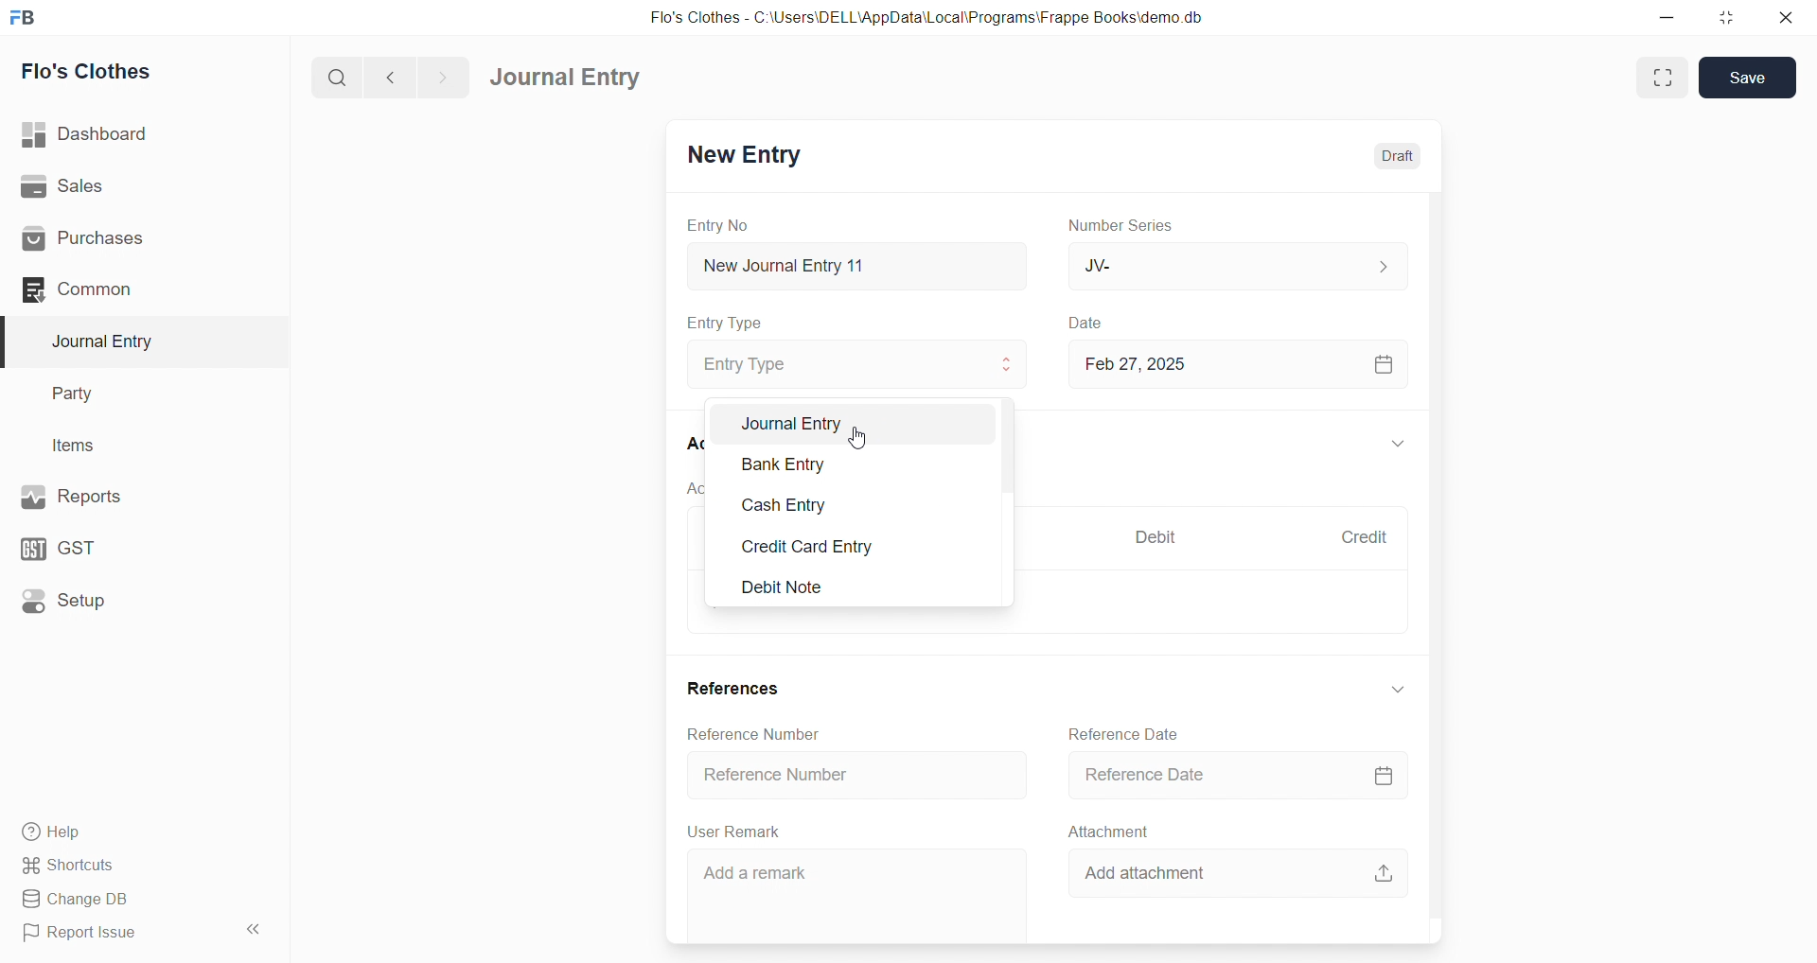  I want to click on Debit Note, so click(790, 588).